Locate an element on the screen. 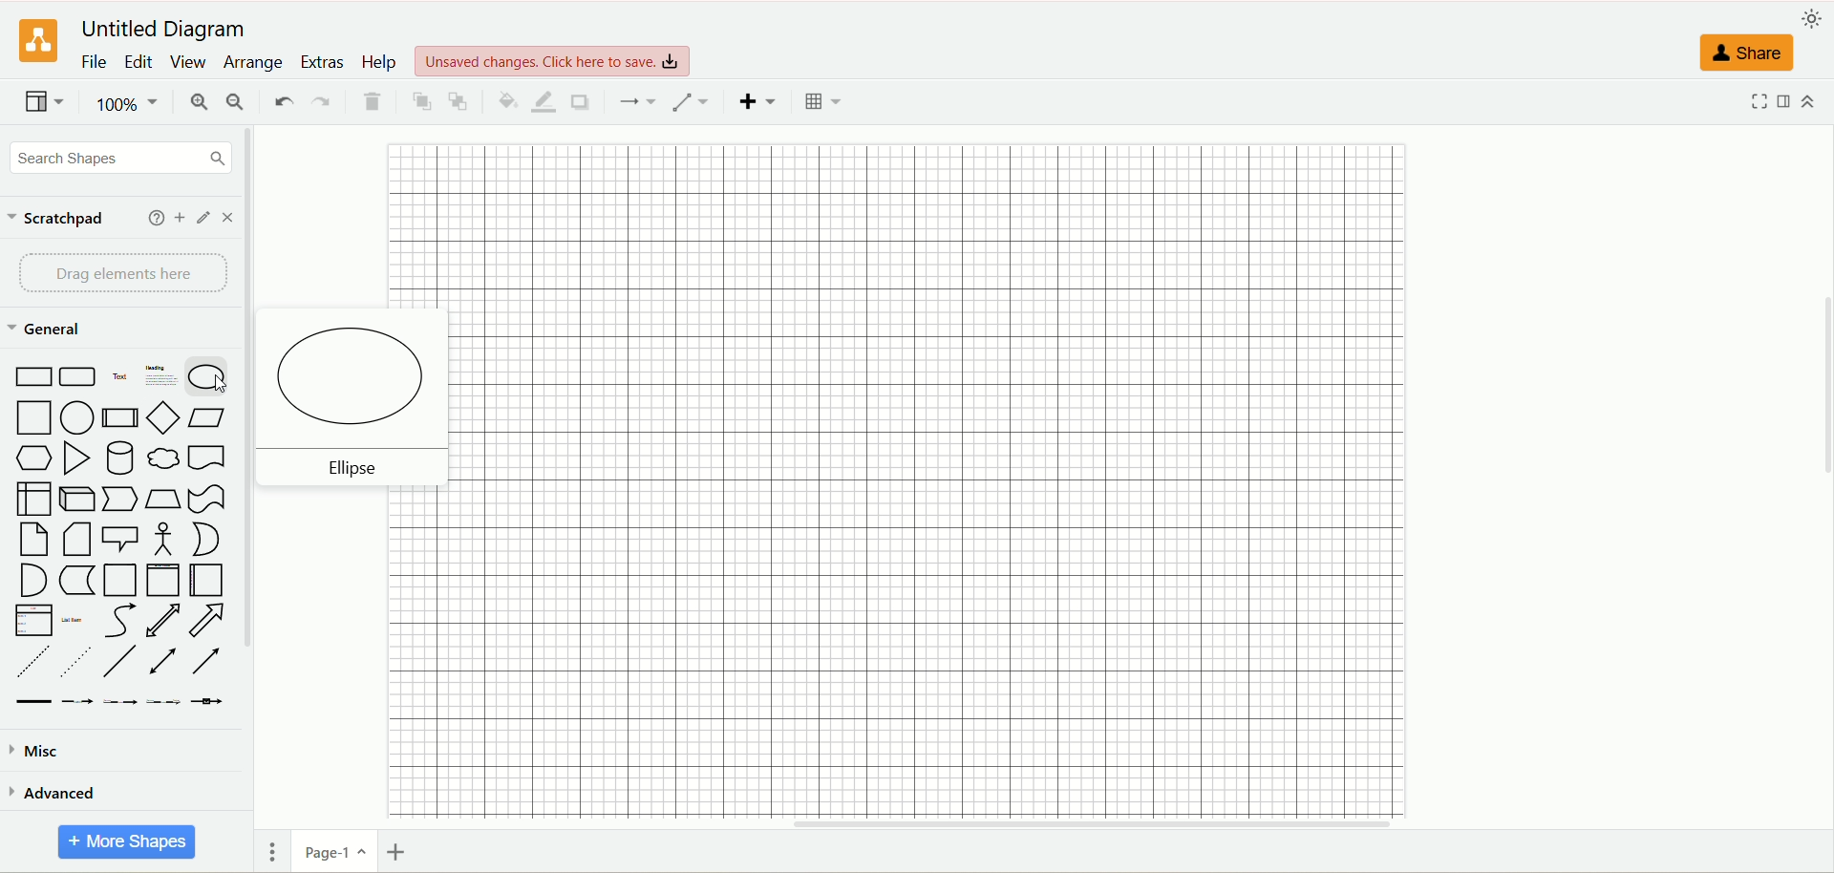  help is located at coordinates (377, 64).